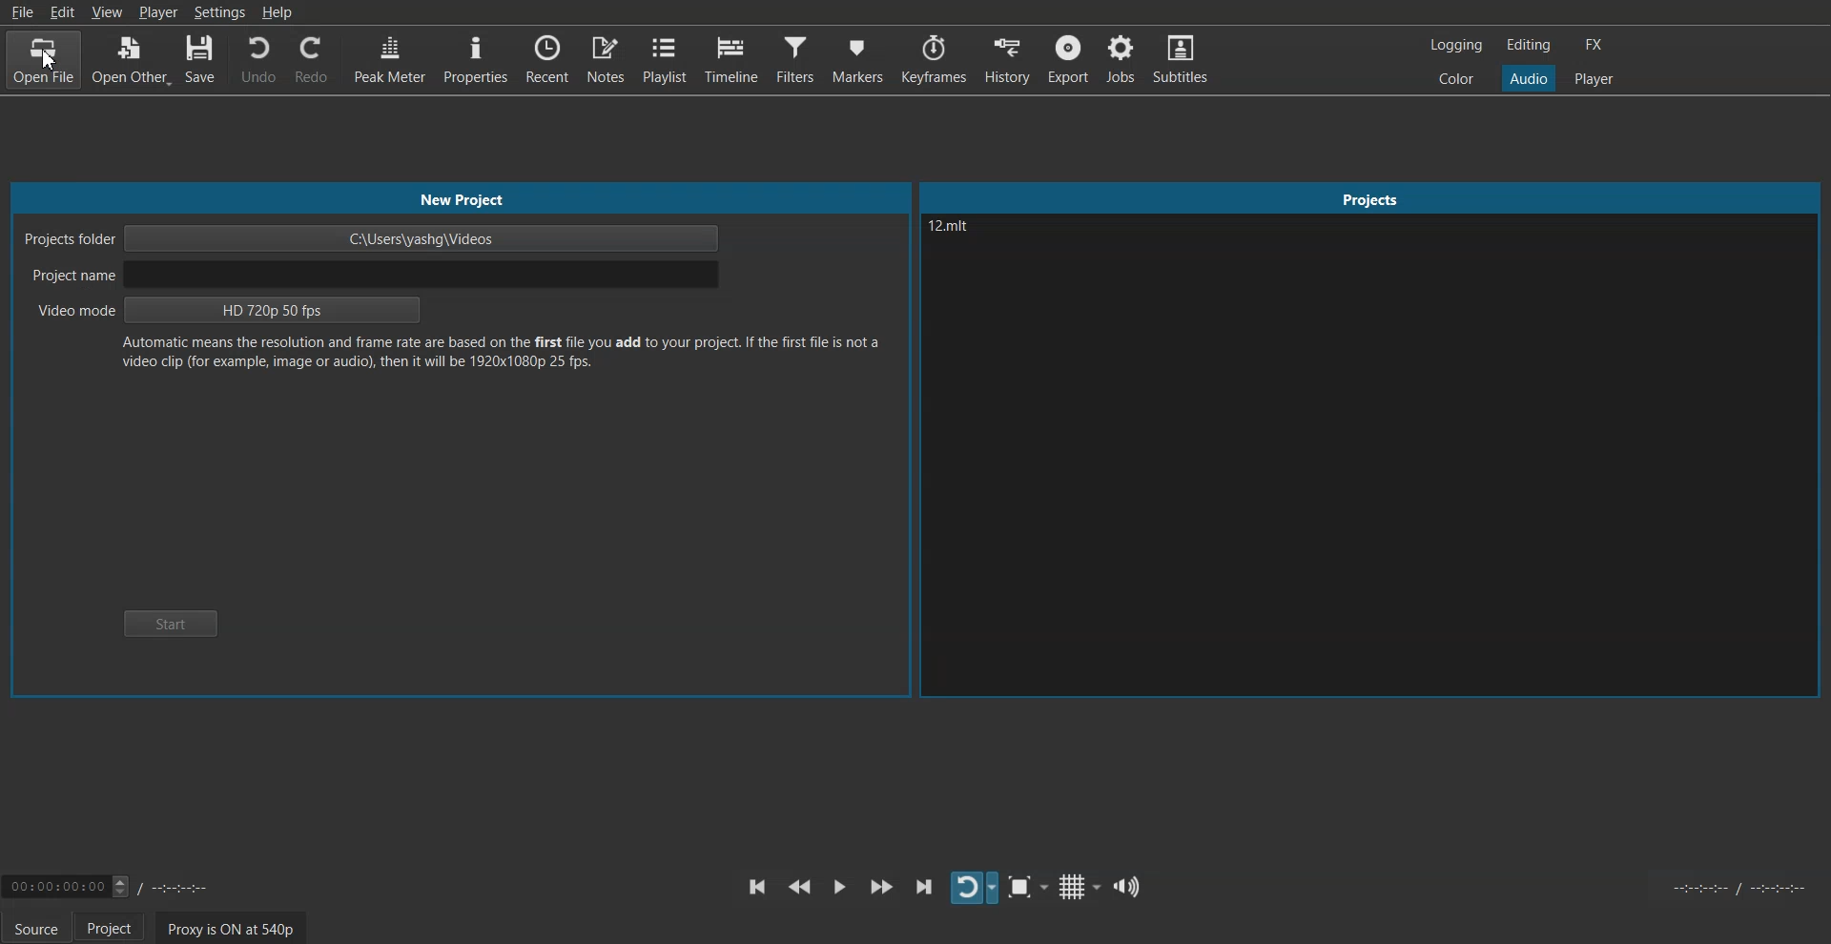  What do you see at coordinates (1079, 886) in the screenshot?
I see `Toggle grid display` at bounding box center [1079, 886].